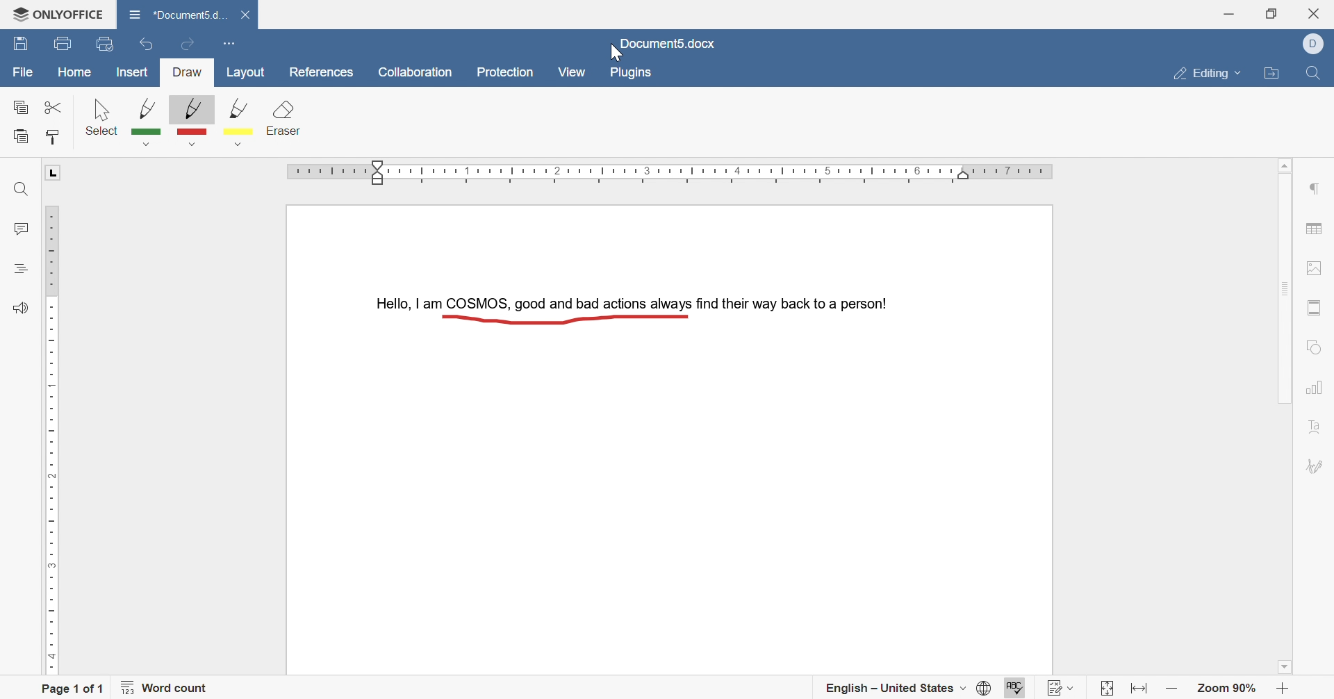 Image resolution: width=1334 pixels, height=699 pixels. I want to click on document5.docx, so click(668, 43).